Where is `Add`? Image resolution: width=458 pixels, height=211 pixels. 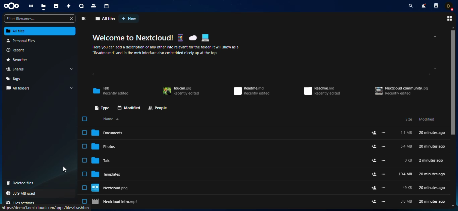 Add is located at coordinates (379, 160).